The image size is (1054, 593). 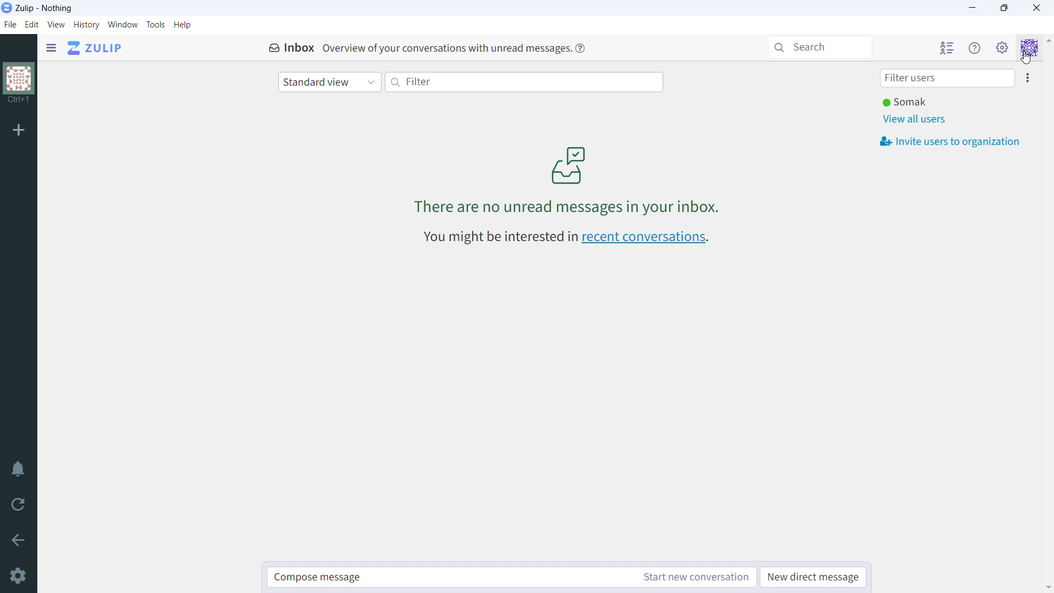 What do you see at coordinates (573, 208) in the screenshot?
I see `There are no unread messages in your inbox.` at bounding box center [573, 208].